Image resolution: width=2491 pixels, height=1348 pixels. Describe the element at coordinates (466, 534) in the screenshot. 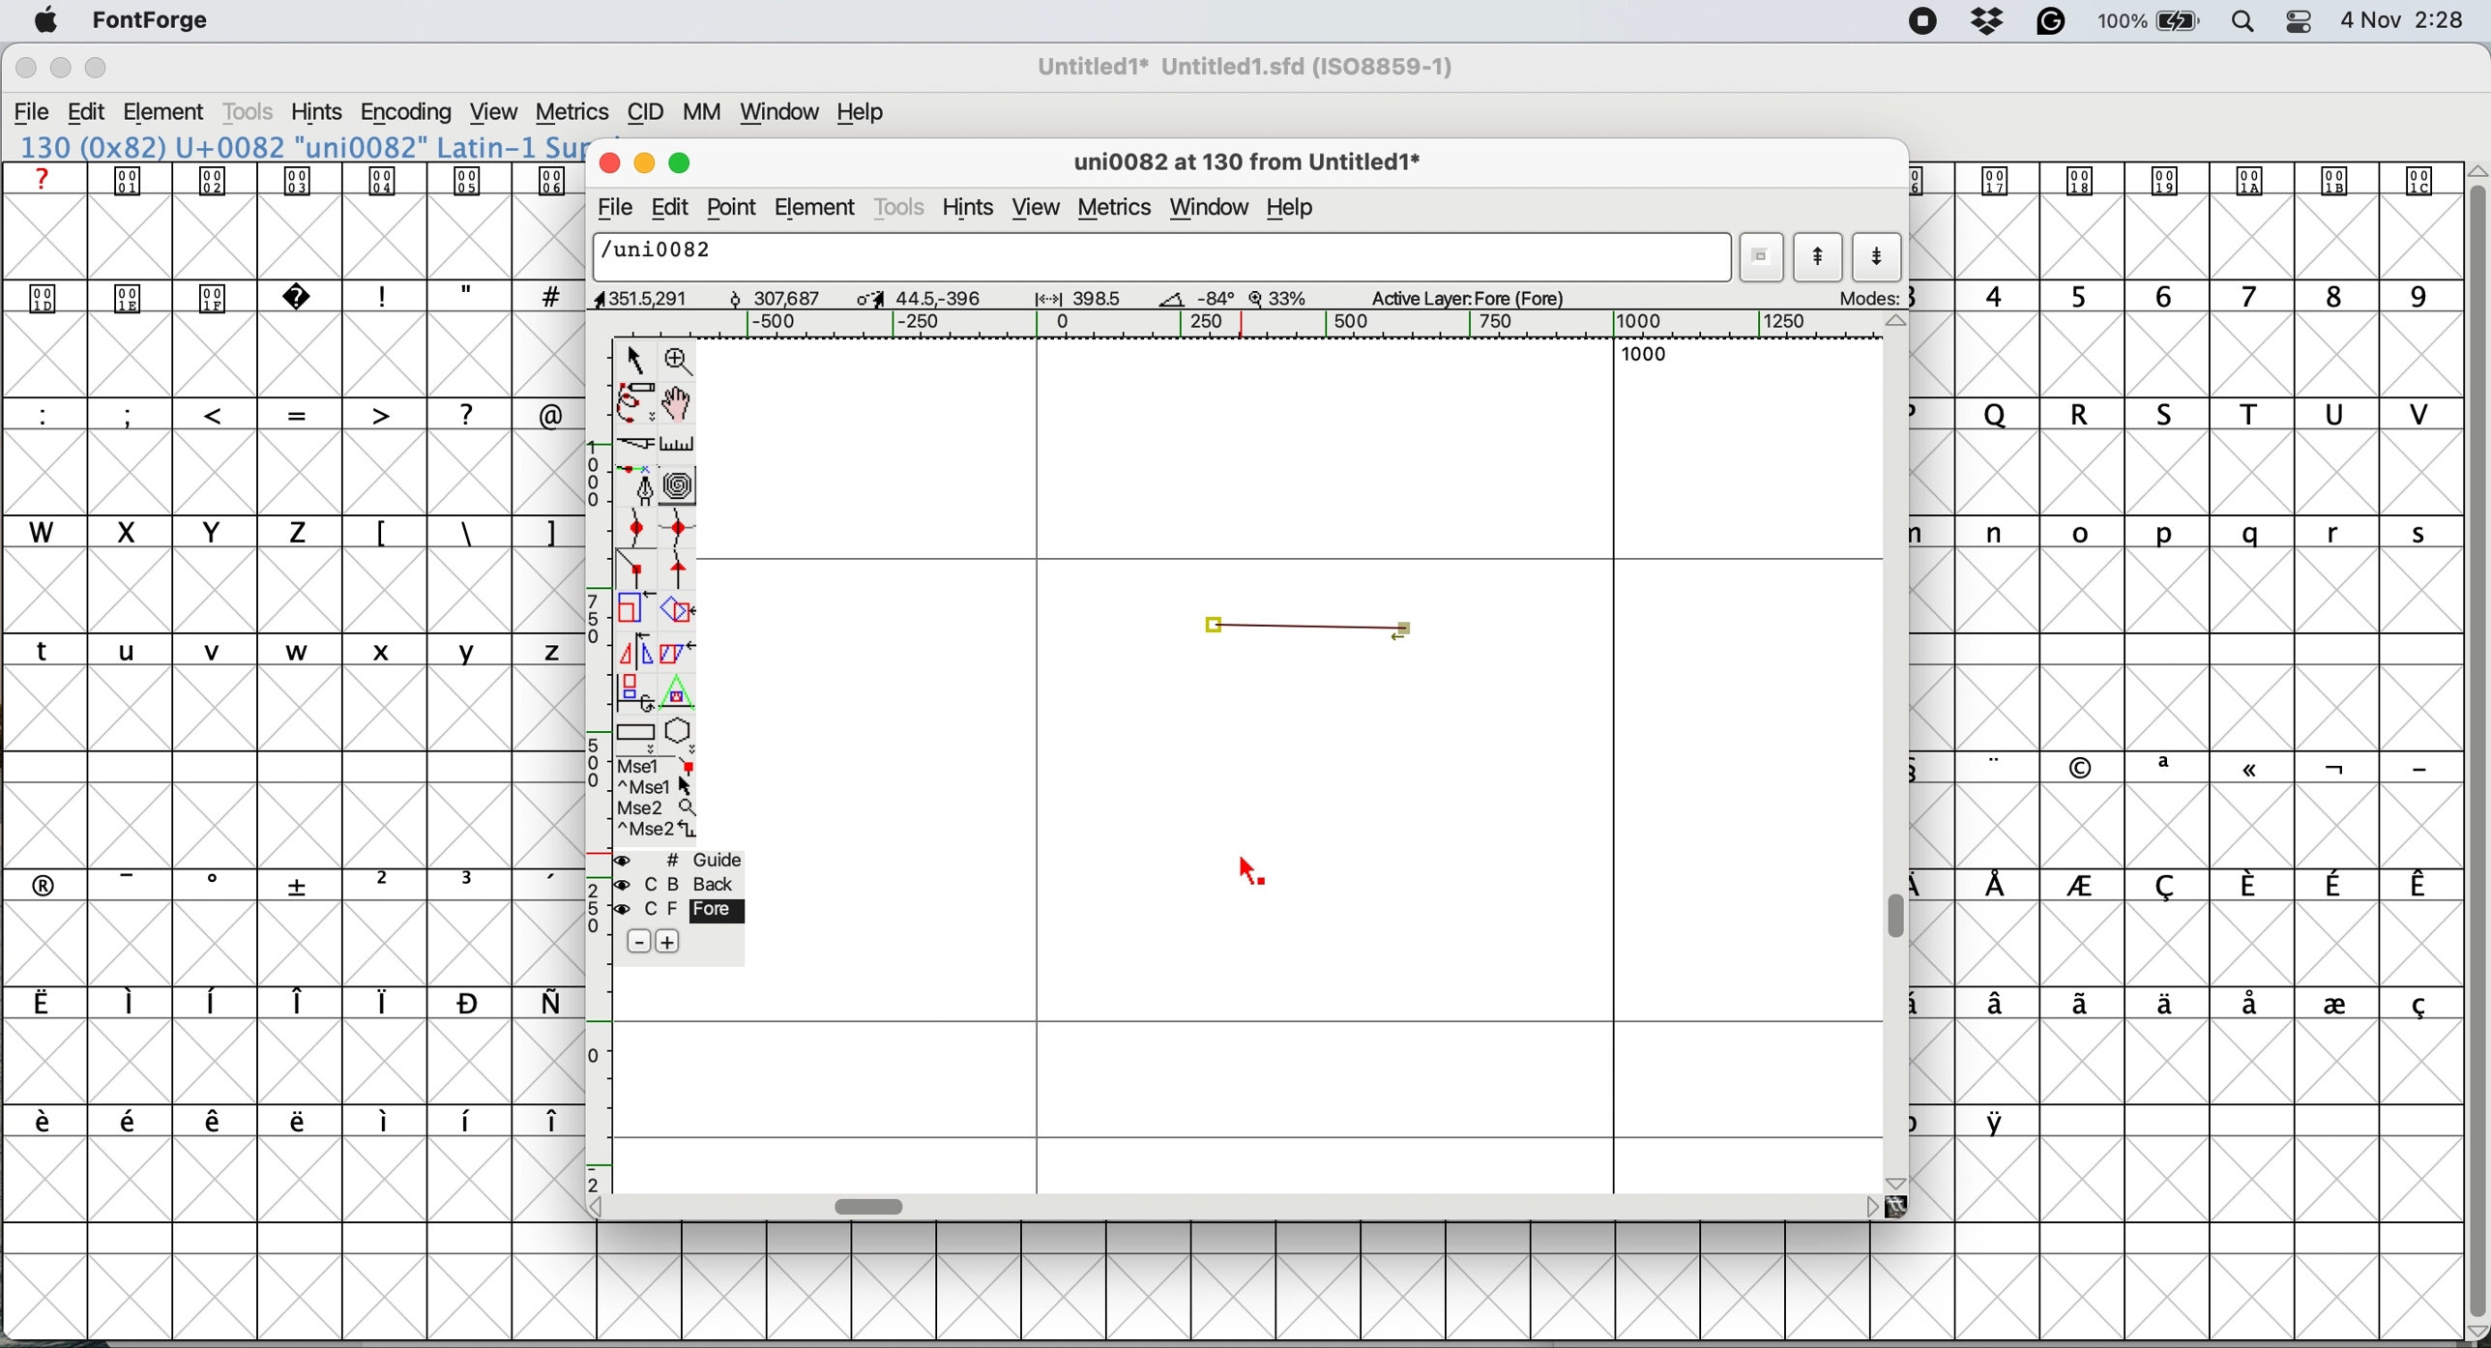

I see `symbols` at that location.